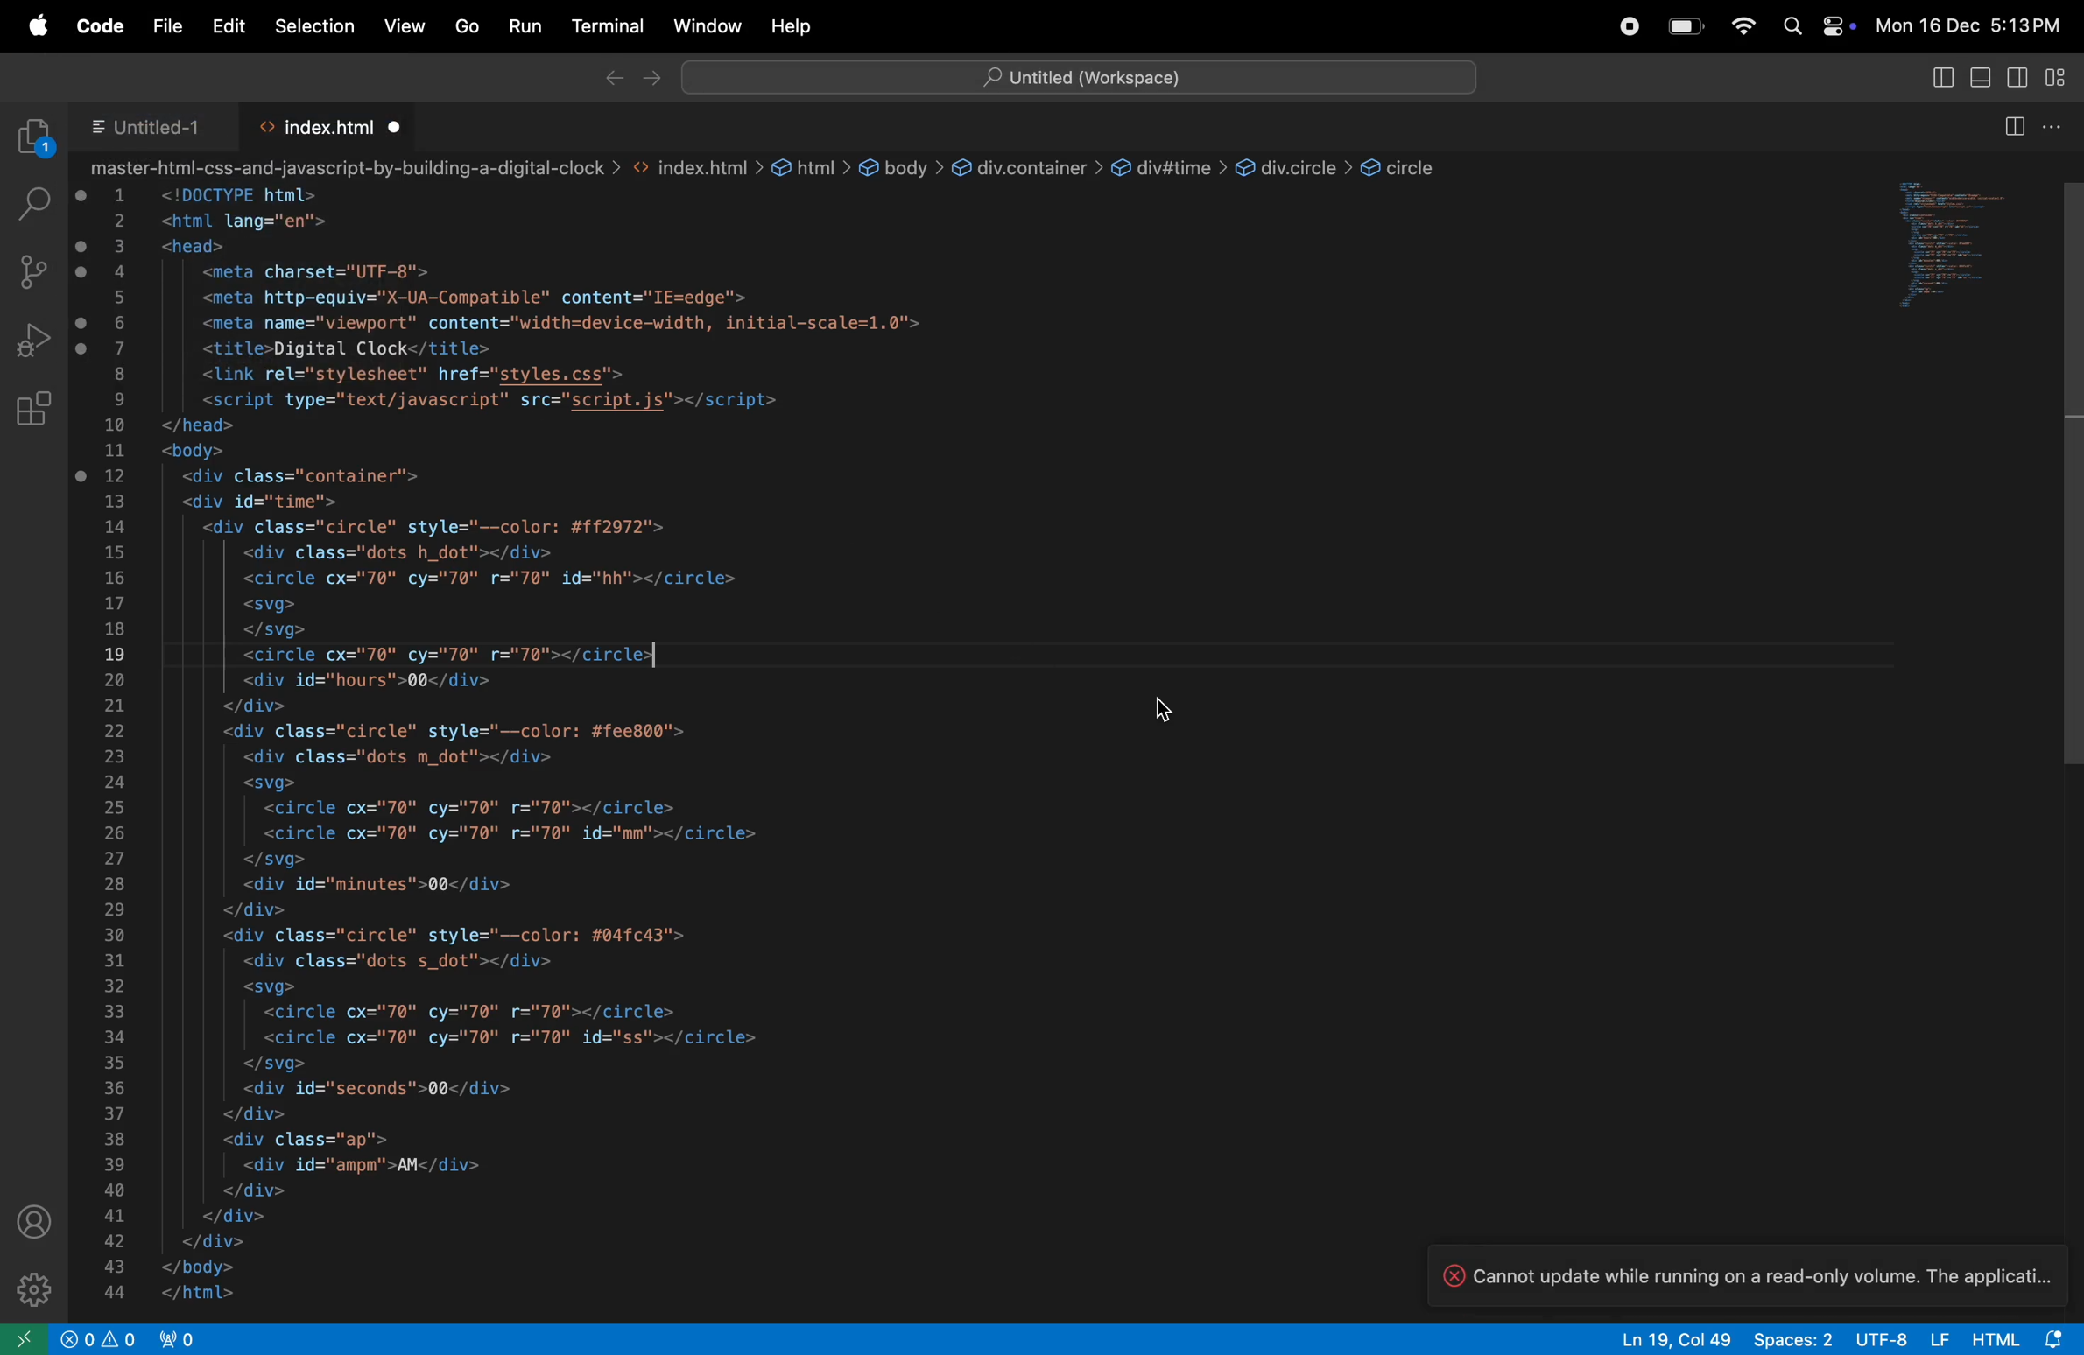 The width and height of the screenshot is (2084, 1355). Describe the element at coordinates (37, 272) in the screenshot. I see `source control` at that location.